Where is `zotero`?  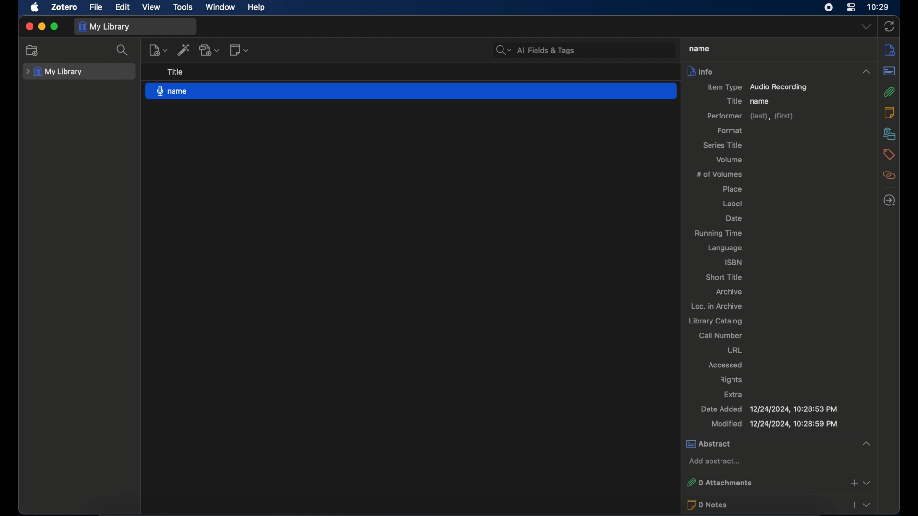 zotero is located at coordinates (64, 7).